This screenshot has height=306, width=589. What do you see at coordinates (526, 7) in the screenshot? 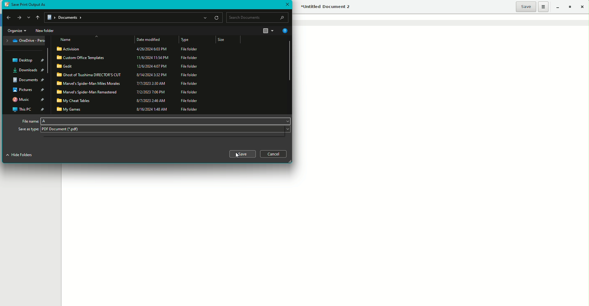
I see `Save` at bounding box center [526, 7].